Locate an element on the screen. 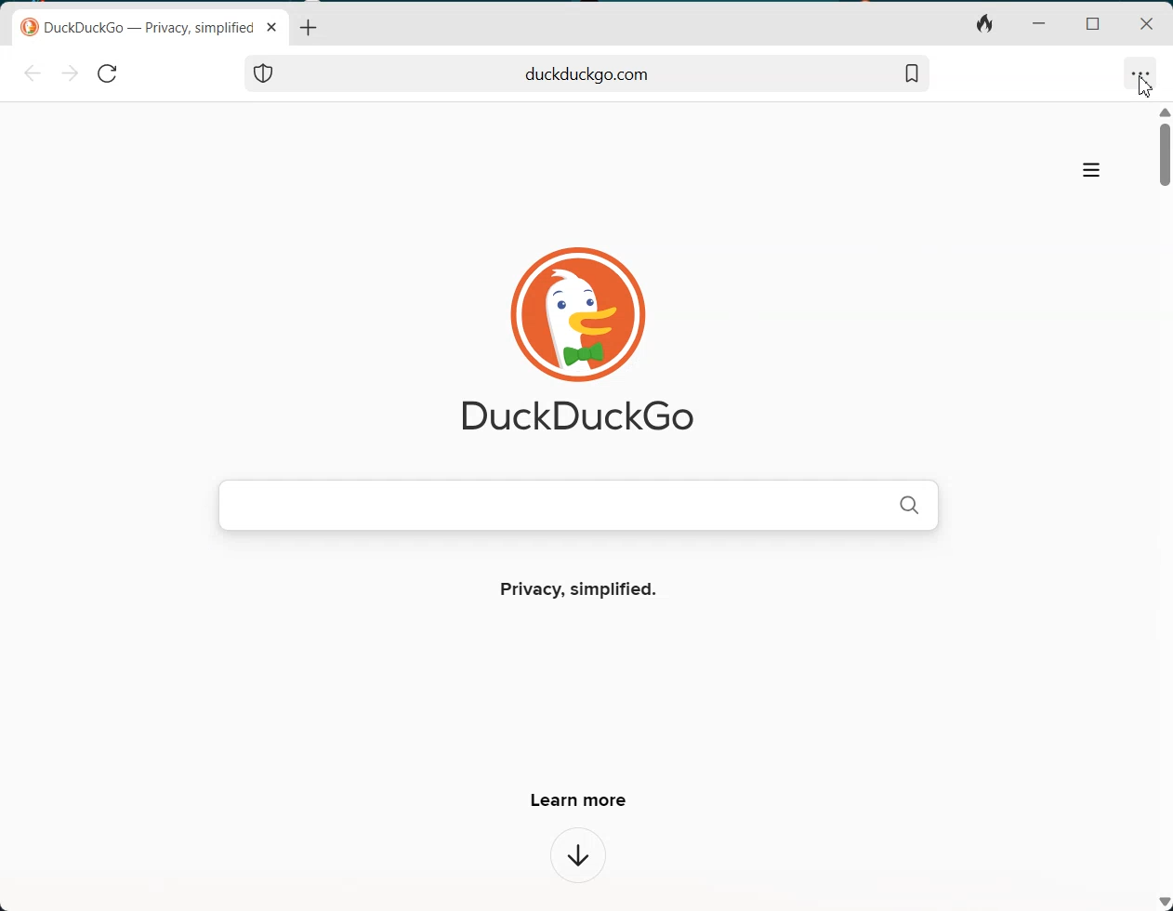  Search bar is located at coordinates (587, 73).